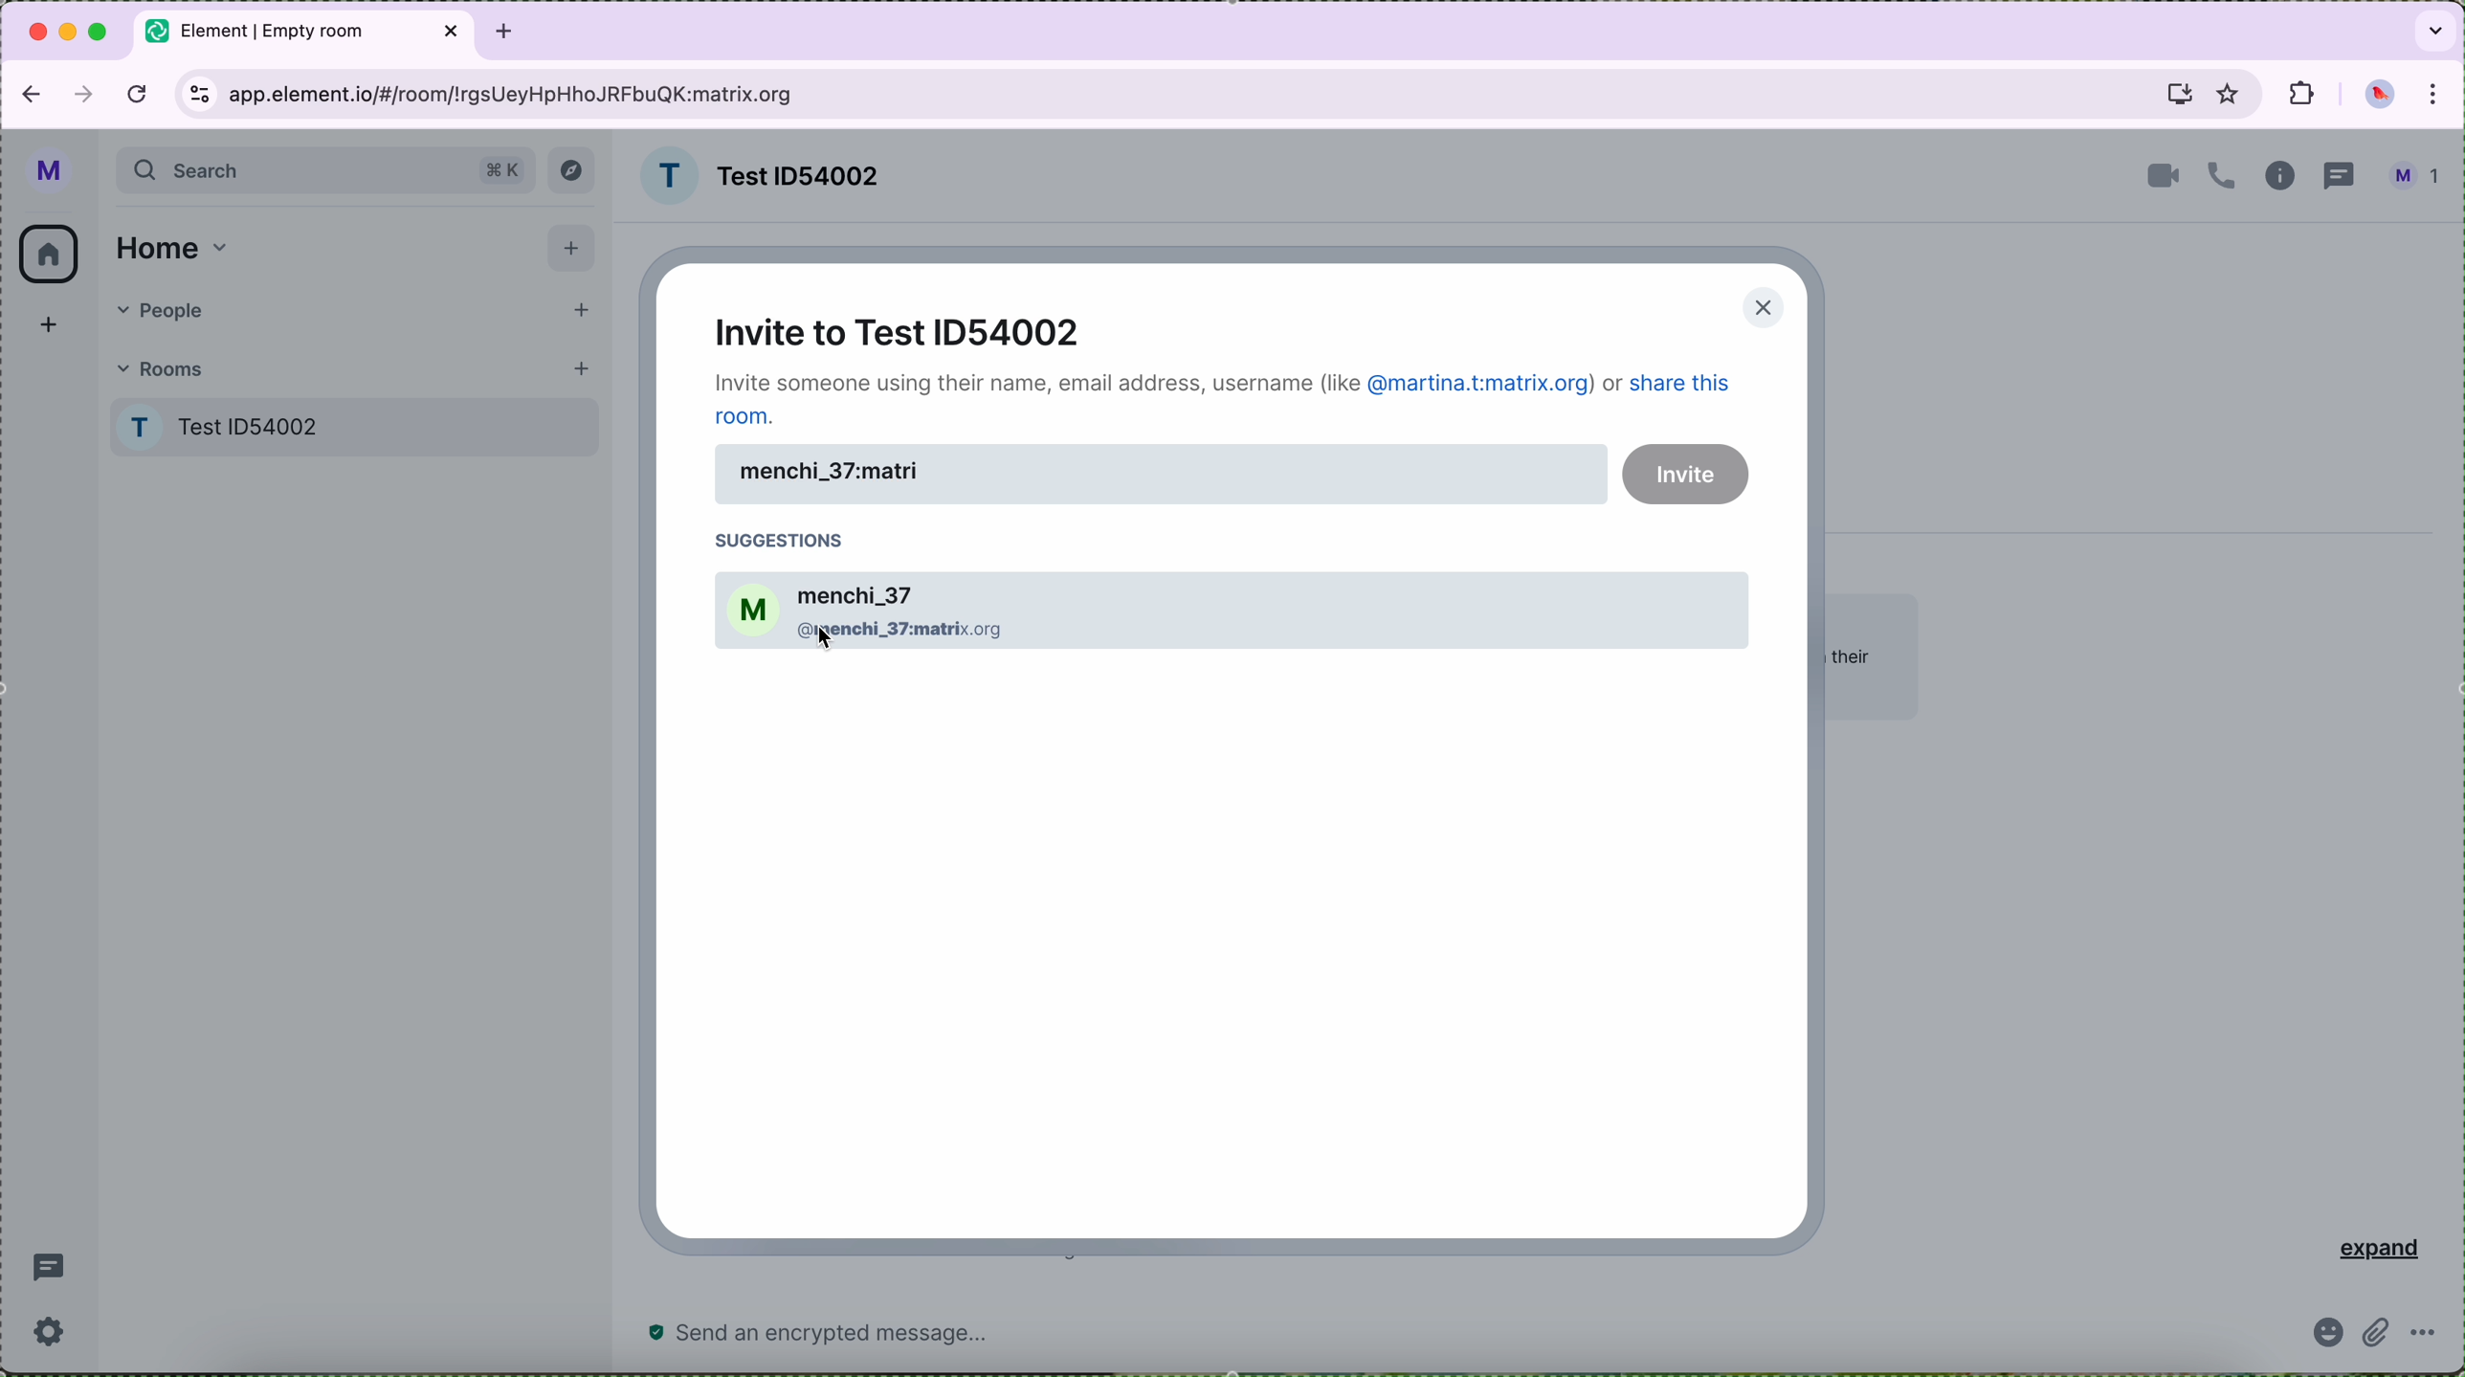 The height and width of the screenshot is (1377, 2465). What do you see at coordinates (2419, 178) in the screenshot?
I see `profile` at bounding box center [2419, 178].